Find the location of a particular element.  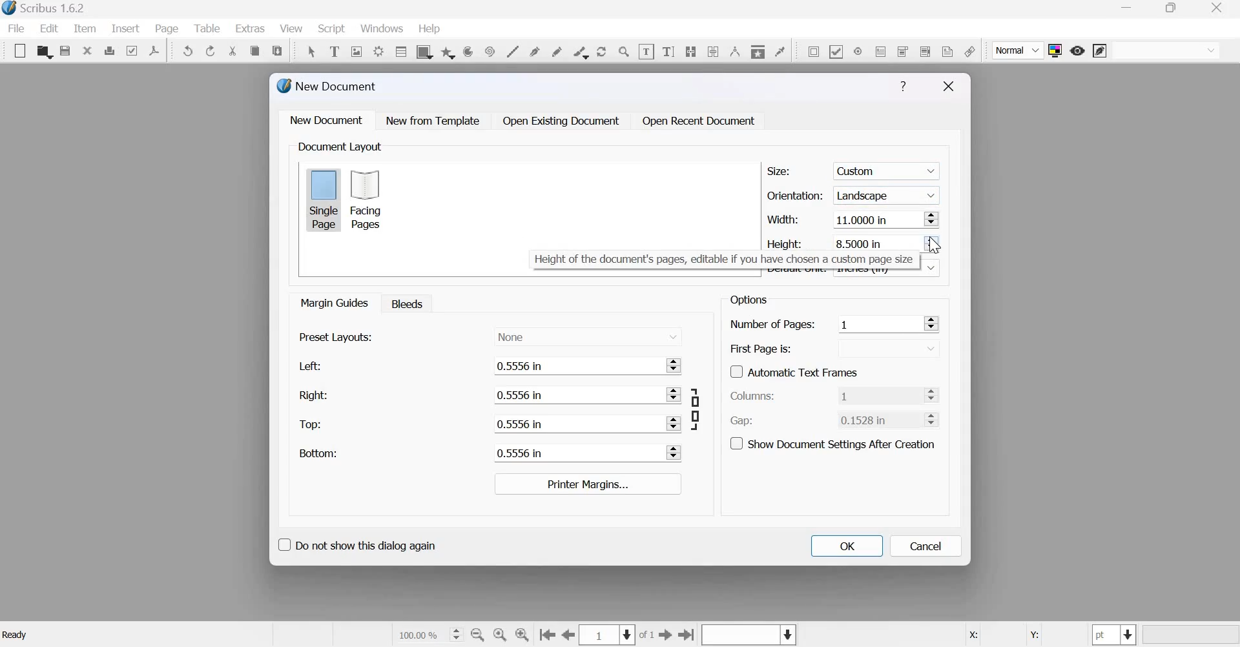

Top: is located at coordinates (311, 425).